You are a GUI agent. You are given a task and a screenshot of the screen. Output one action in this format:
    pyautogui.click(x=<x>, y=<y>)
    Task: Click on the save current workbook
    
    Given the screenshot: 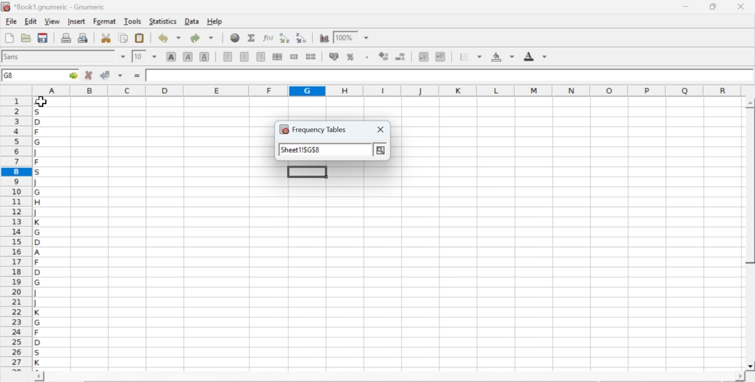 What is the action you would take?
    pyautogui.click(x=43, y=38)
    